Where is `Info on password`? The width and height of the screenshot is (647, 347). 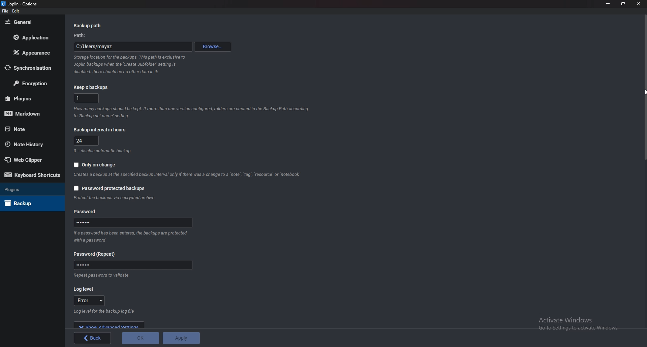
Info on password is located at coordinates (132, 235).